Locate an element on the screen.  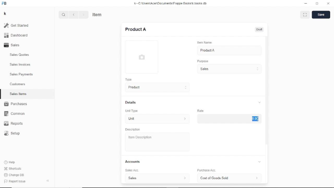
Get started is located at coordinates (19, 25).